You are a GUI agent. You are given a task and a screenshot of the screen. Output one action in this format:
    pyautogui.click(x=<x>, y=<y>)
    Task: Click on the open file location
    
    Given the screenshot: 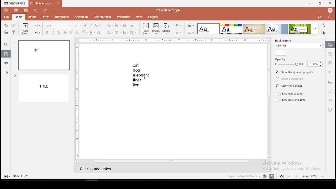 What is the action you would take?
    pyautogui.click(x=319, y=17)
    